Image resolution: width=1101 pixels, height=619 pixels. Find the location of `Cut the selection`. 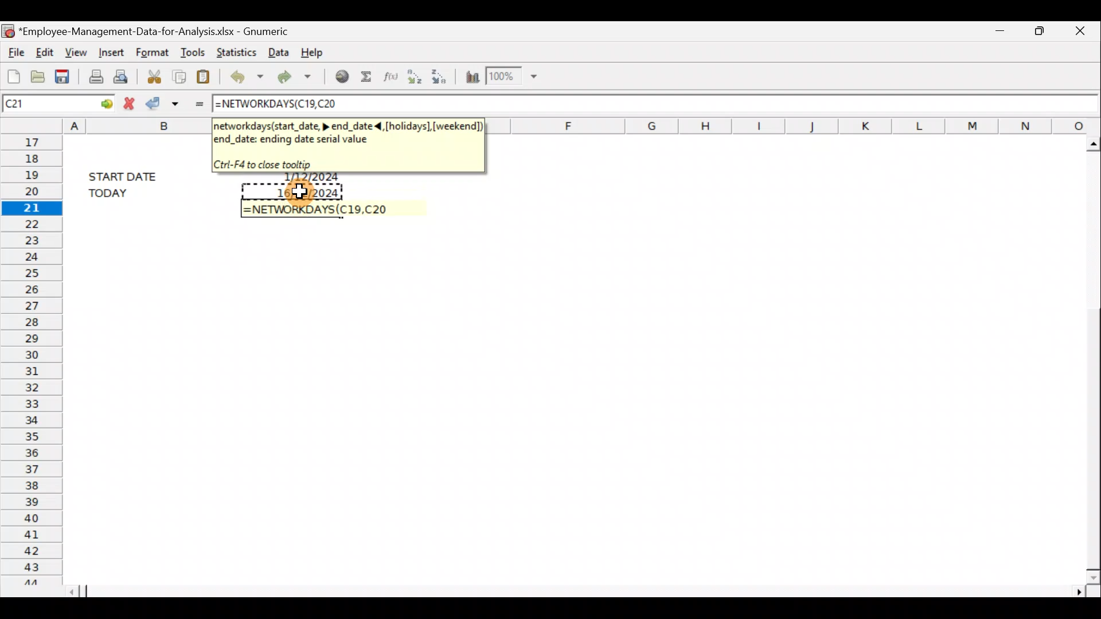

Cut the selection is located at coordinates (154, 75).